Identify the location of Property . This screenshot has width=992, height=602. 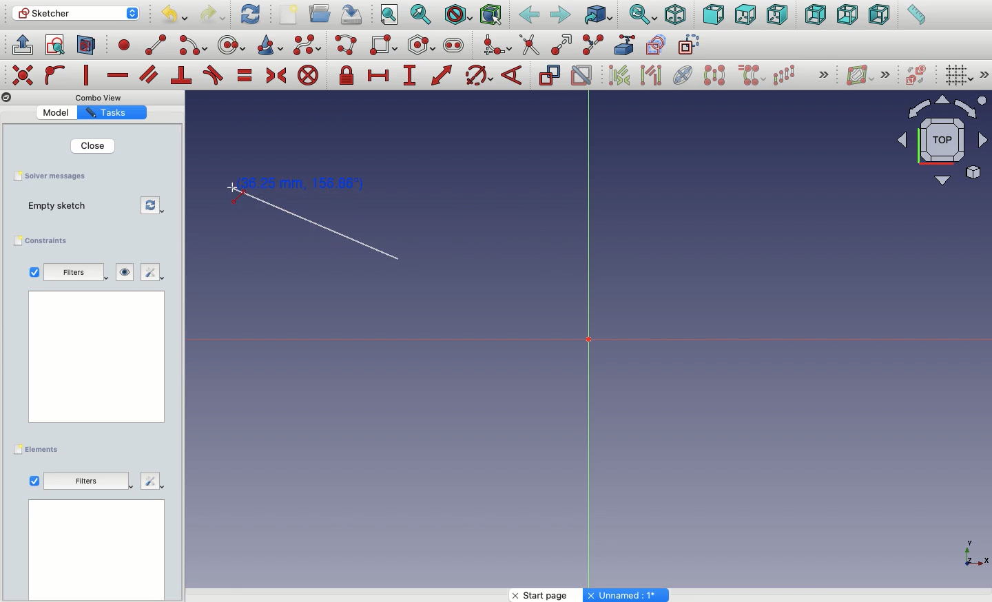
(112, 114).